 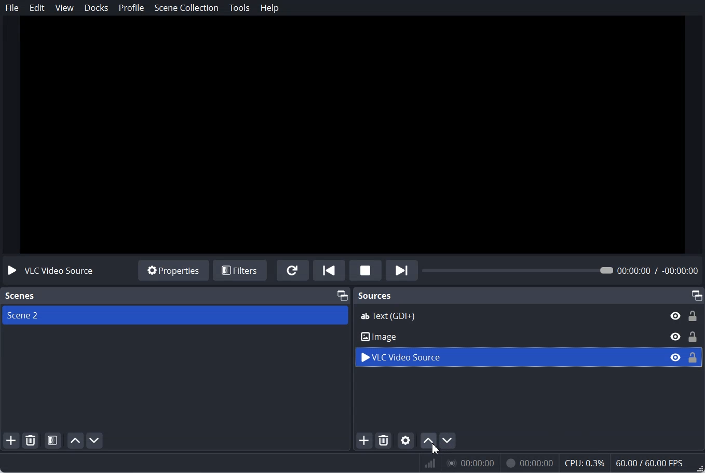 What do you see at coordinates (384, 440) in the screenshot?
I see `Remove selected Source` at bounding box center [384, 440].